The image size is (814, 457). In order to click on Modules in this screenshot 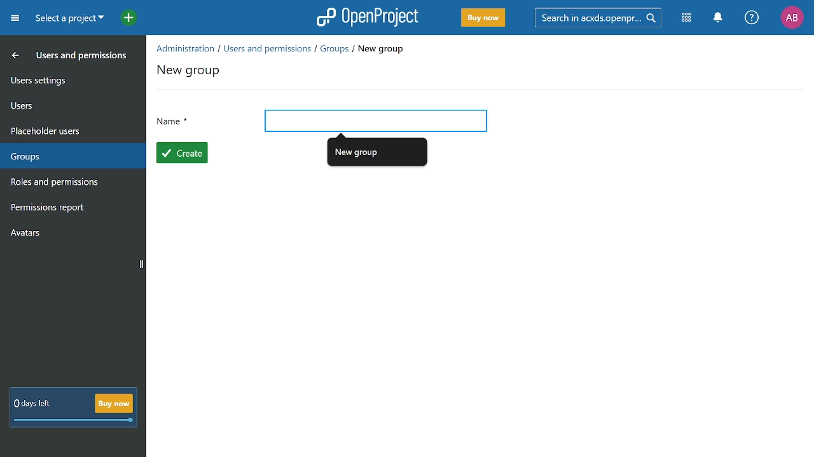, I will do `click(687, 17)`.